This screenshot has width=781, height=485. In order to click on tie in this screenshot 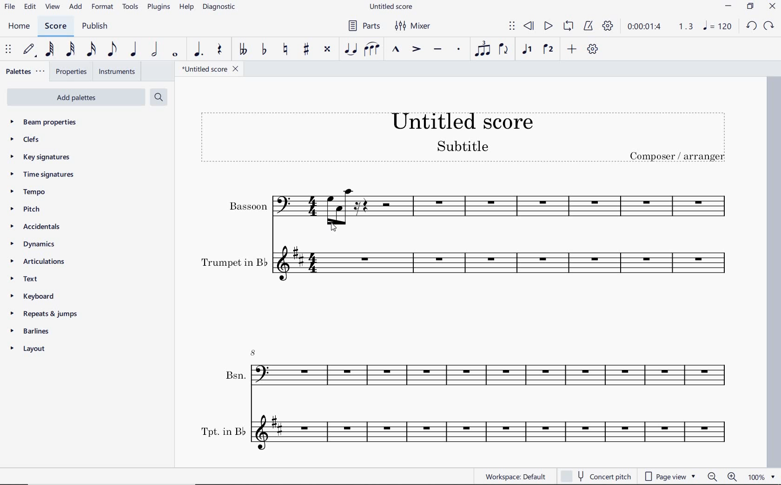, I will do `click(351, 50)`.